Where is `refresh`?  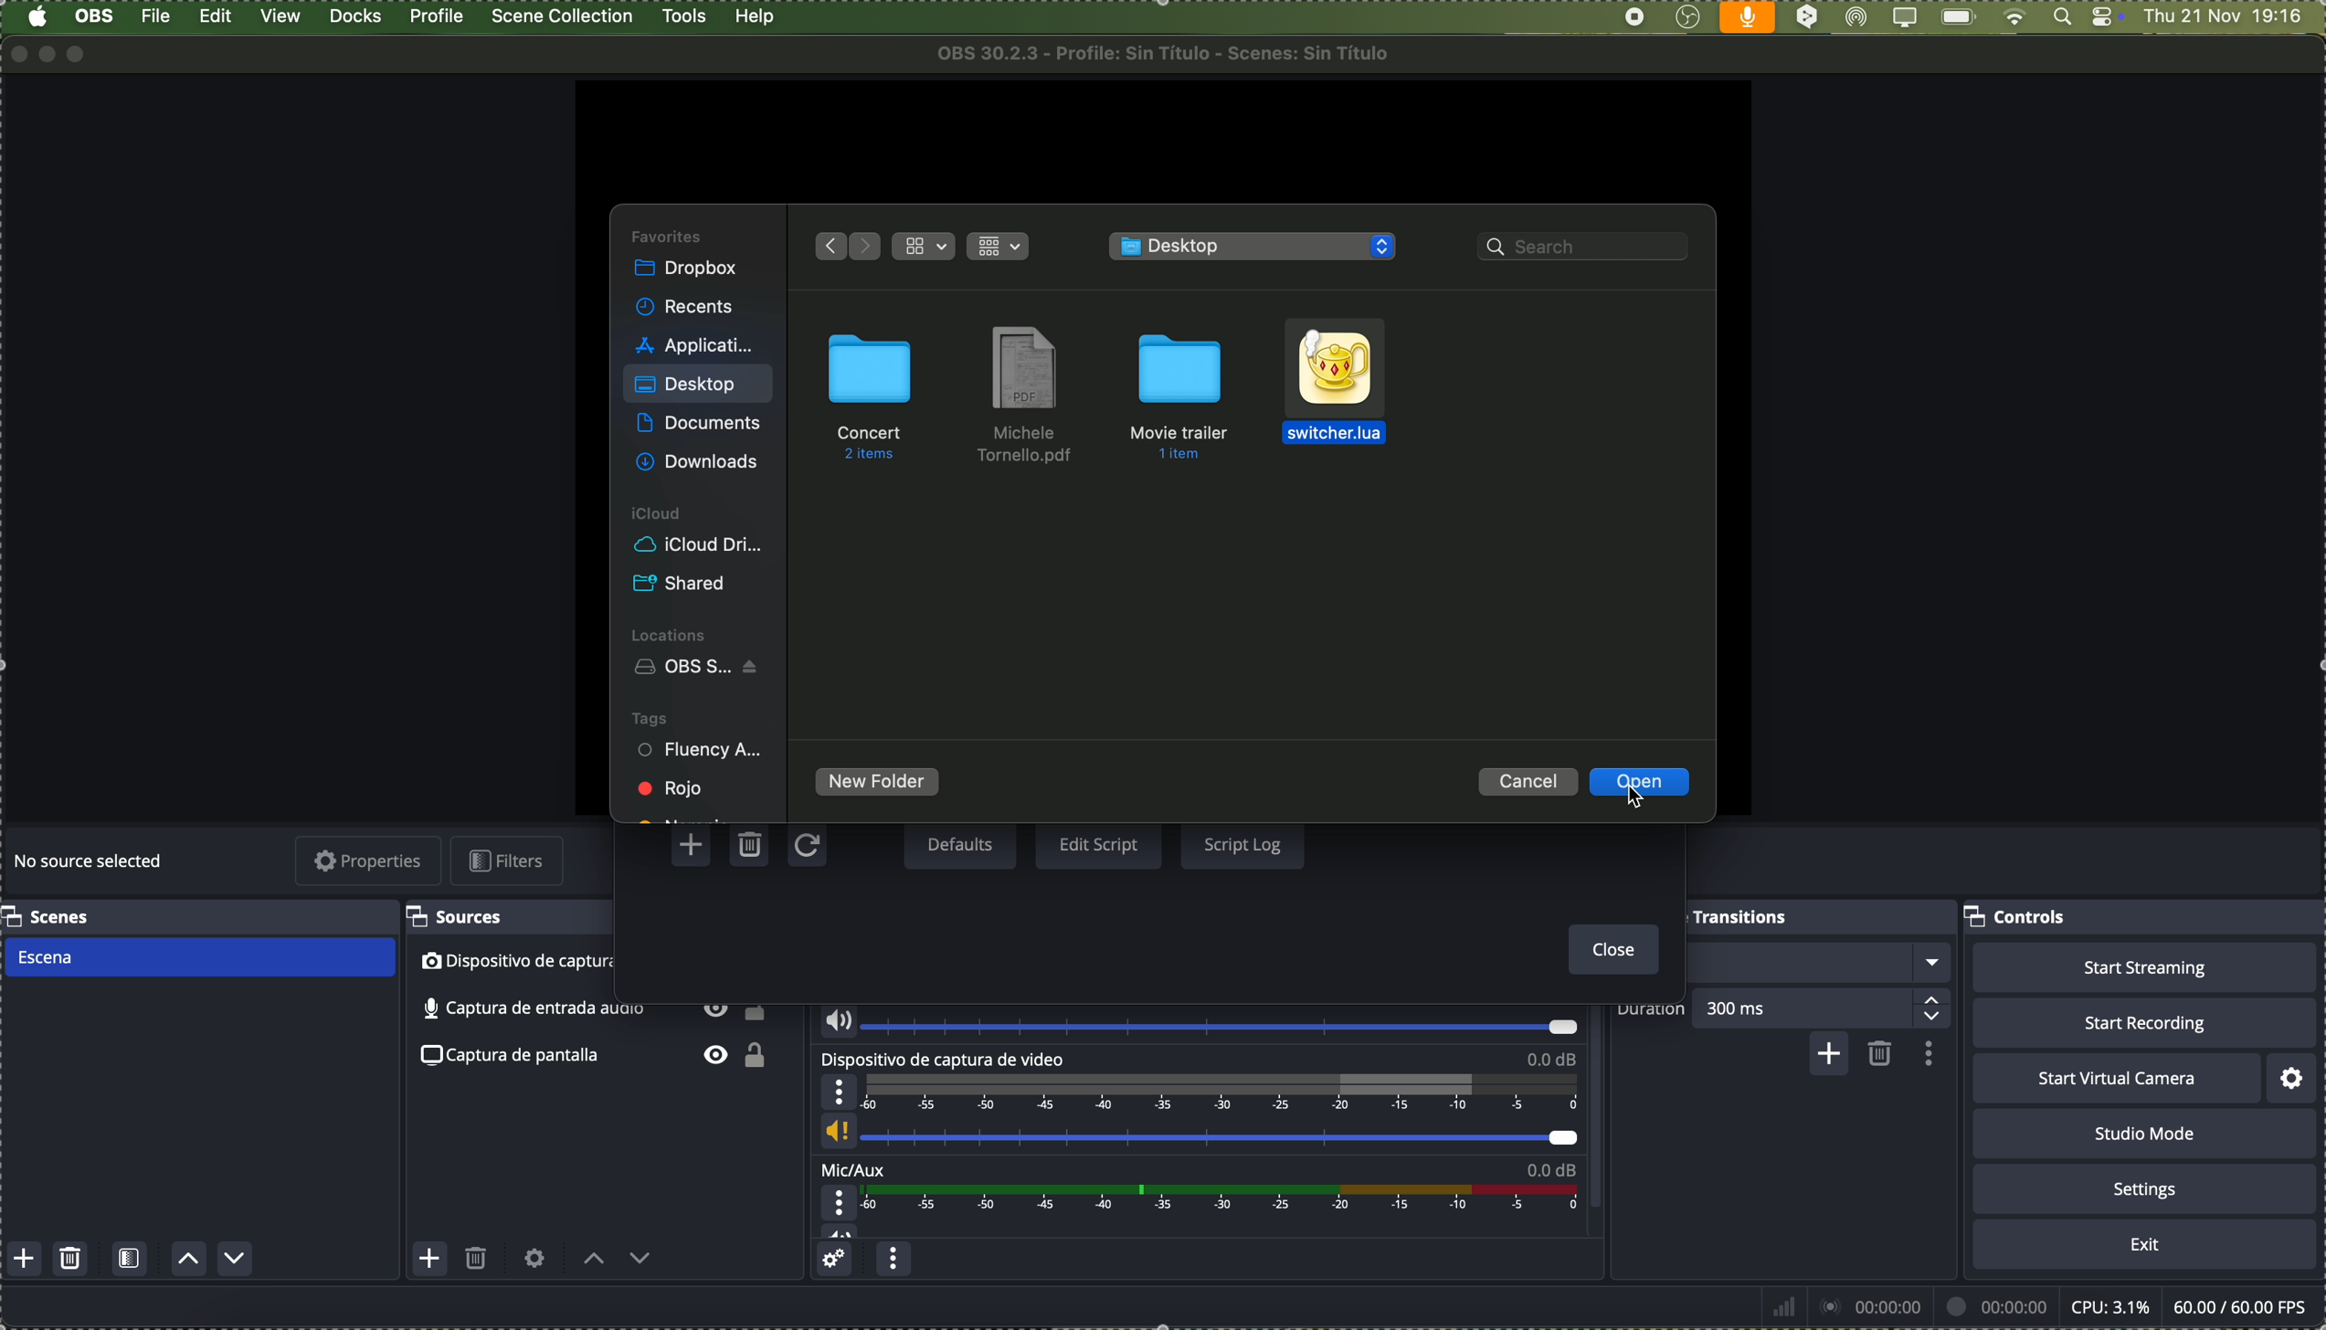
refresh is located at coordinates (805, 848).